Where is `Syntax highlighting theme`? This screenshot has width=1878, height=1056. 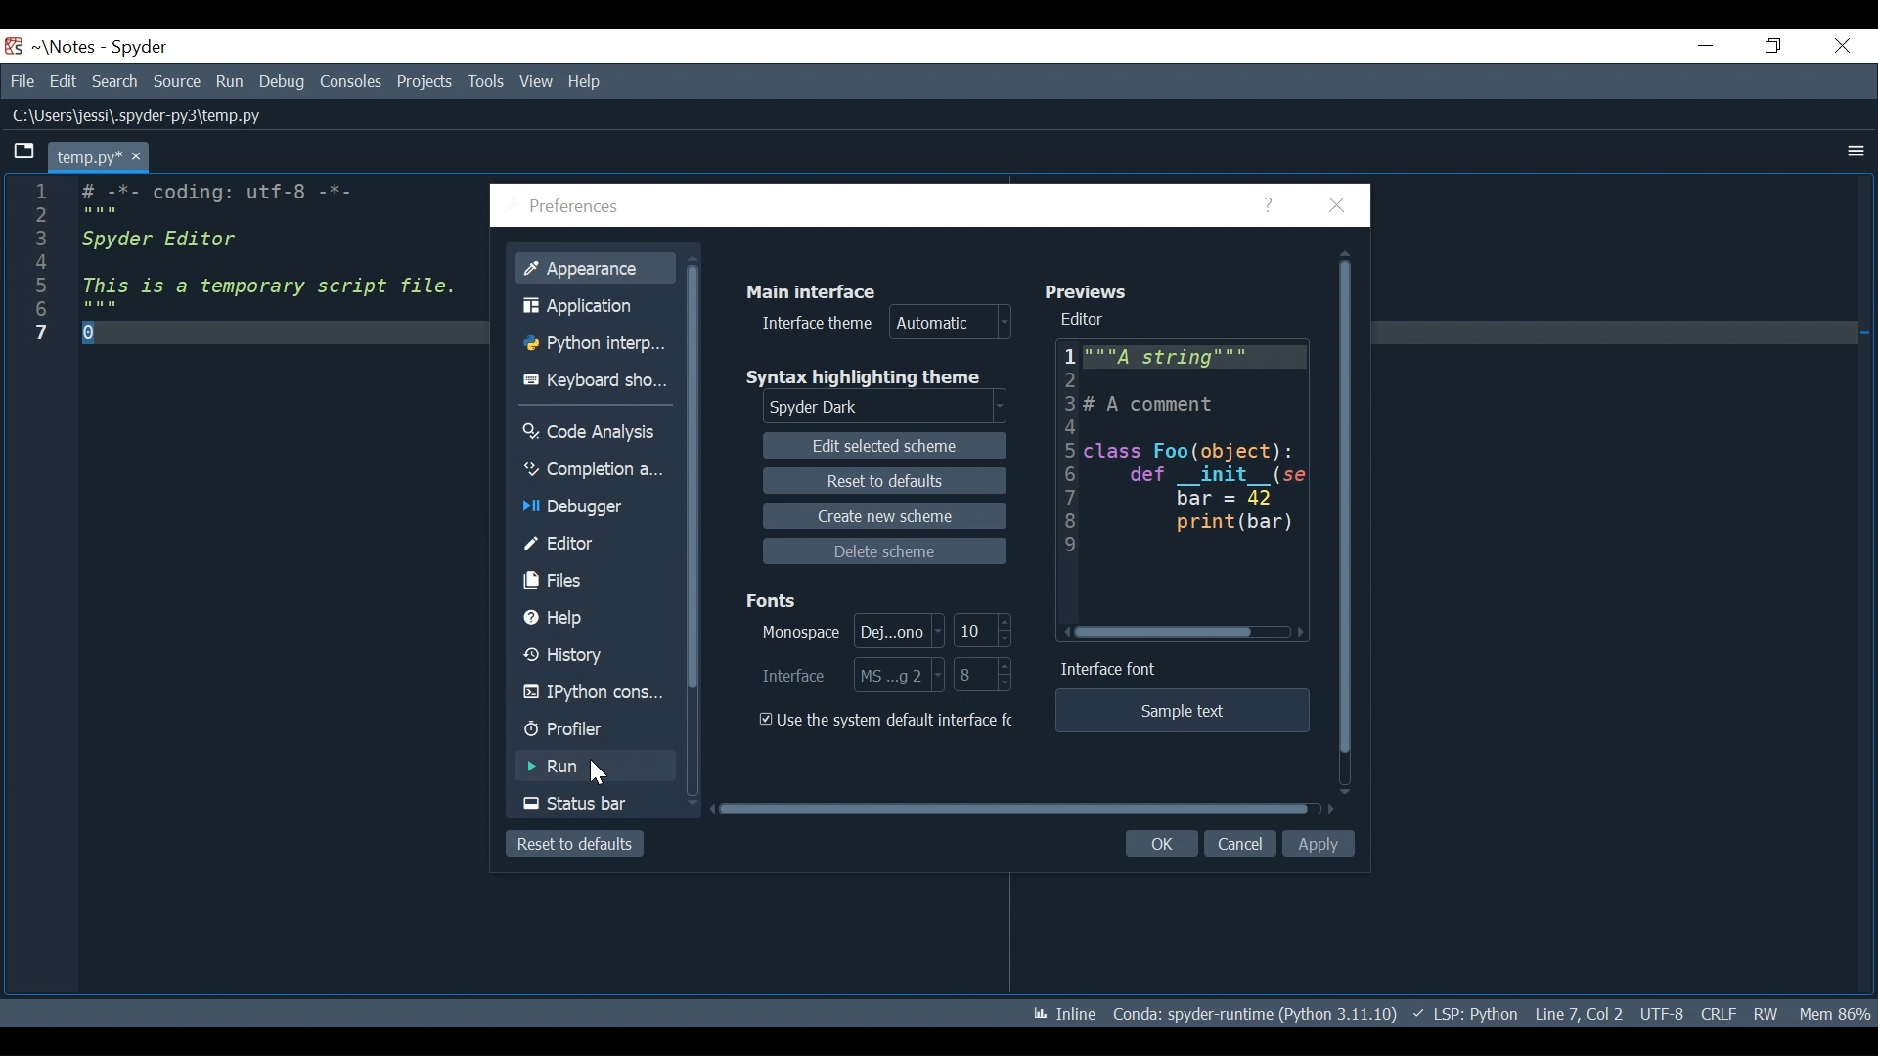 Syntax highlighting theme is located at coordinates (871, 377).